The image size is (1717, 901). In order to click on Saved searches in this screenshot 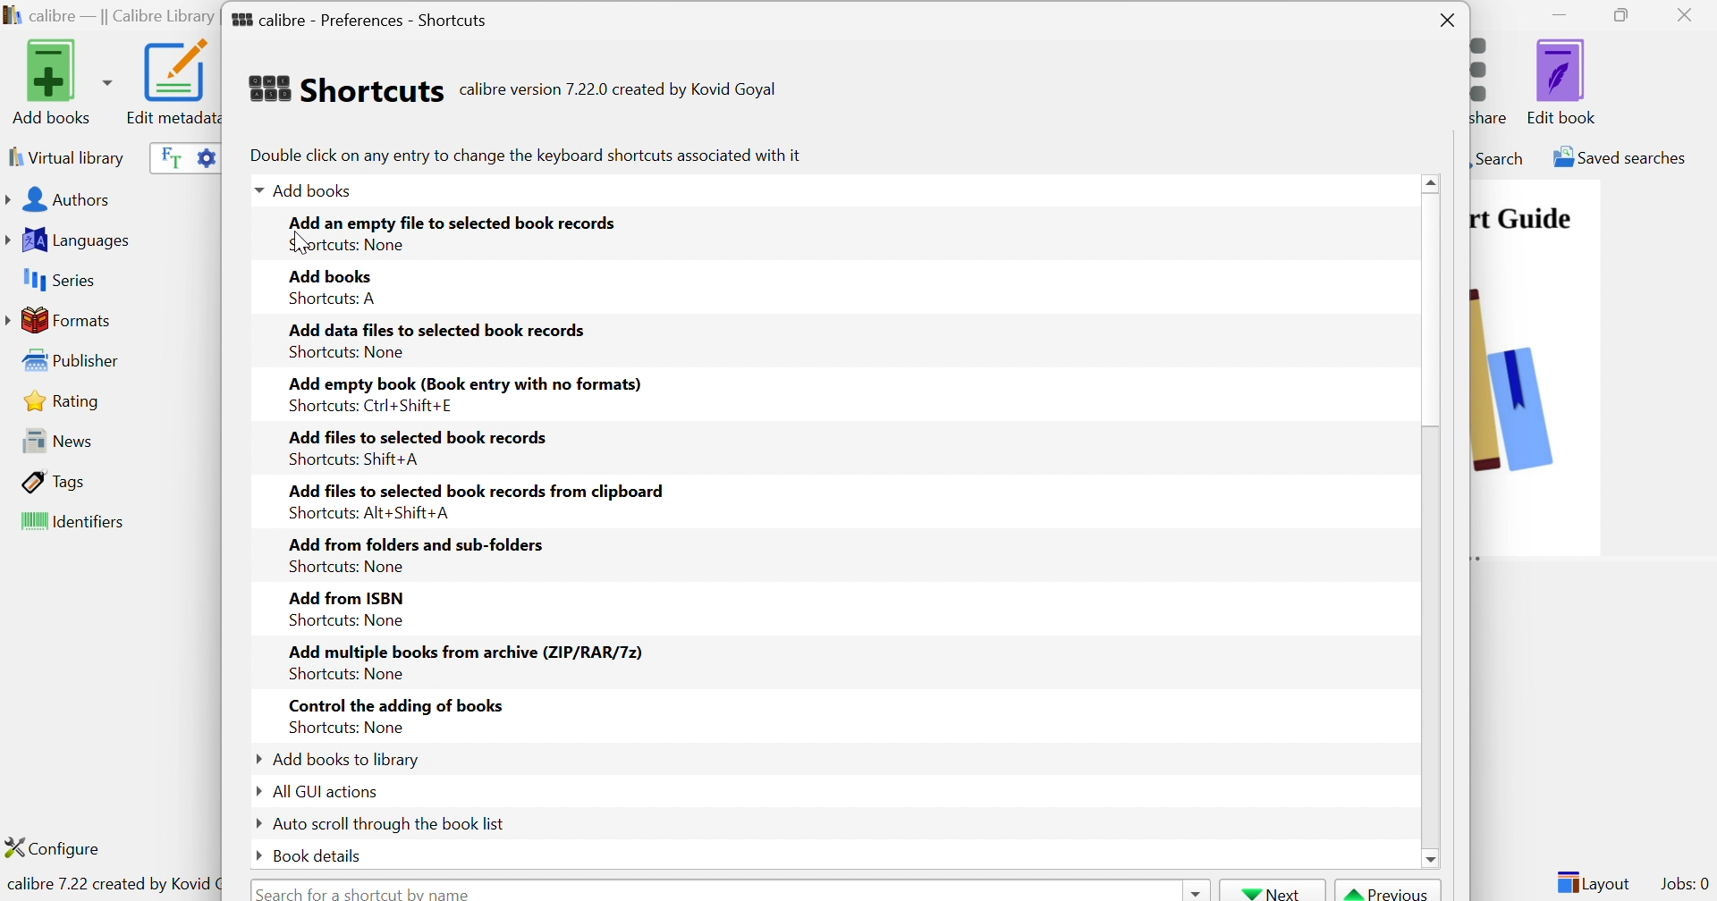, I will do `click(1618, 157)`.